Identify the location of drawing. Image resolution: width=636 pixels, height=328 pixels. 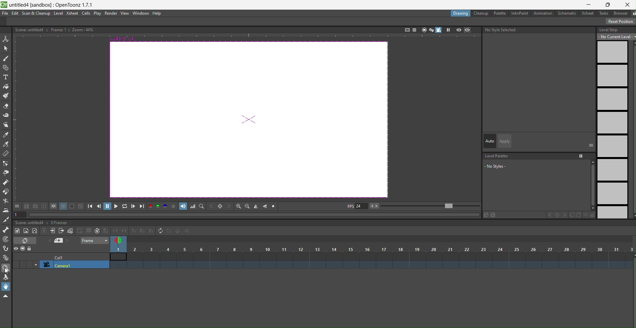
(461, 13).